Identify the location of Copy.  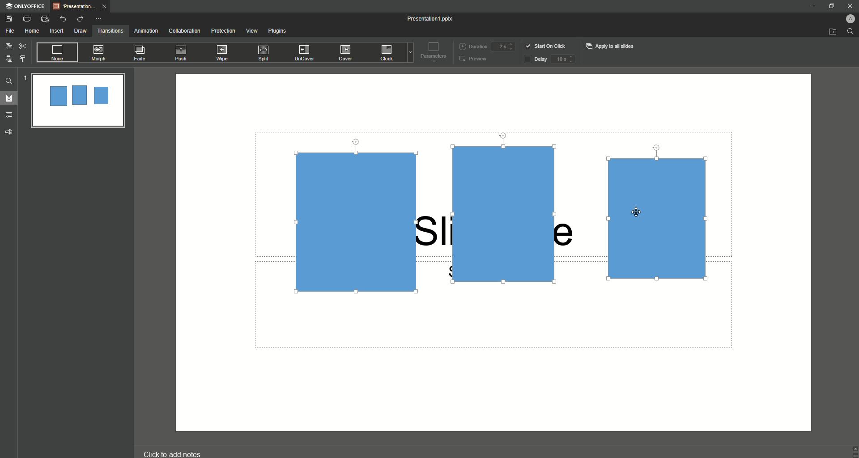
(9, 46).